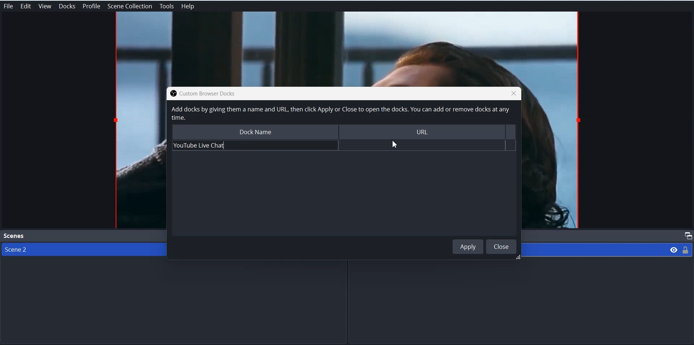 This screenshot has width=694, height=345. I want to click on Cursor, so click(395, 145).